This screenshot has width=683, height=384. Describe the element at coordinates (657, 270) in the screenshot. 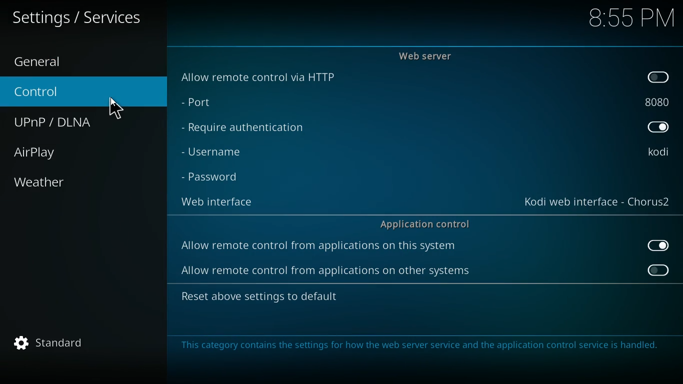

I see `off` at that location.